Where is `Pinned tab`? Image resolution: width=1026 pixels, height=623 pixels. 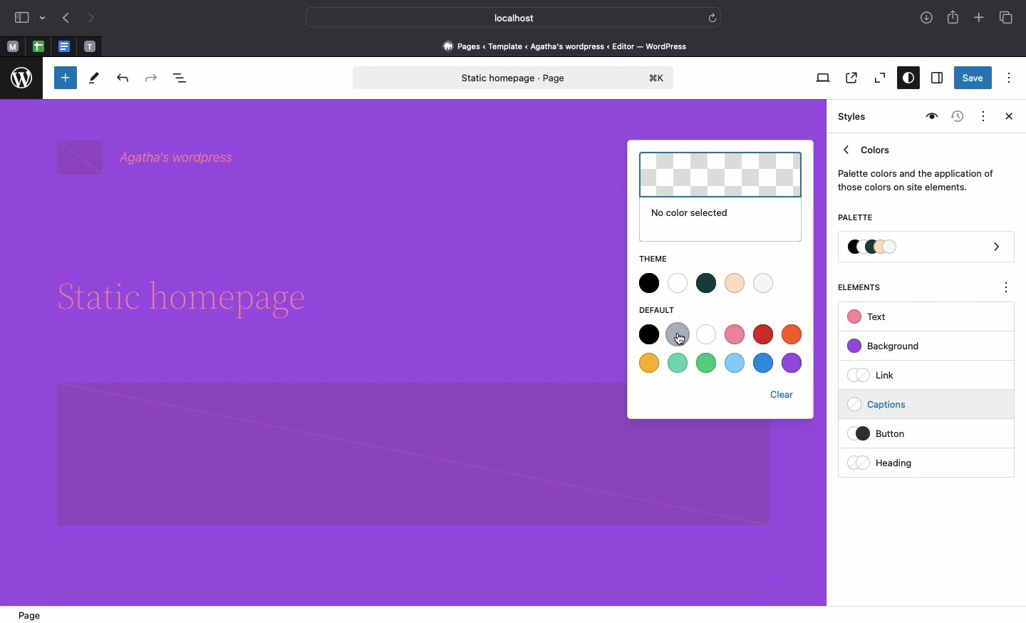 Pinned tab is located at coordinates (66, 47).